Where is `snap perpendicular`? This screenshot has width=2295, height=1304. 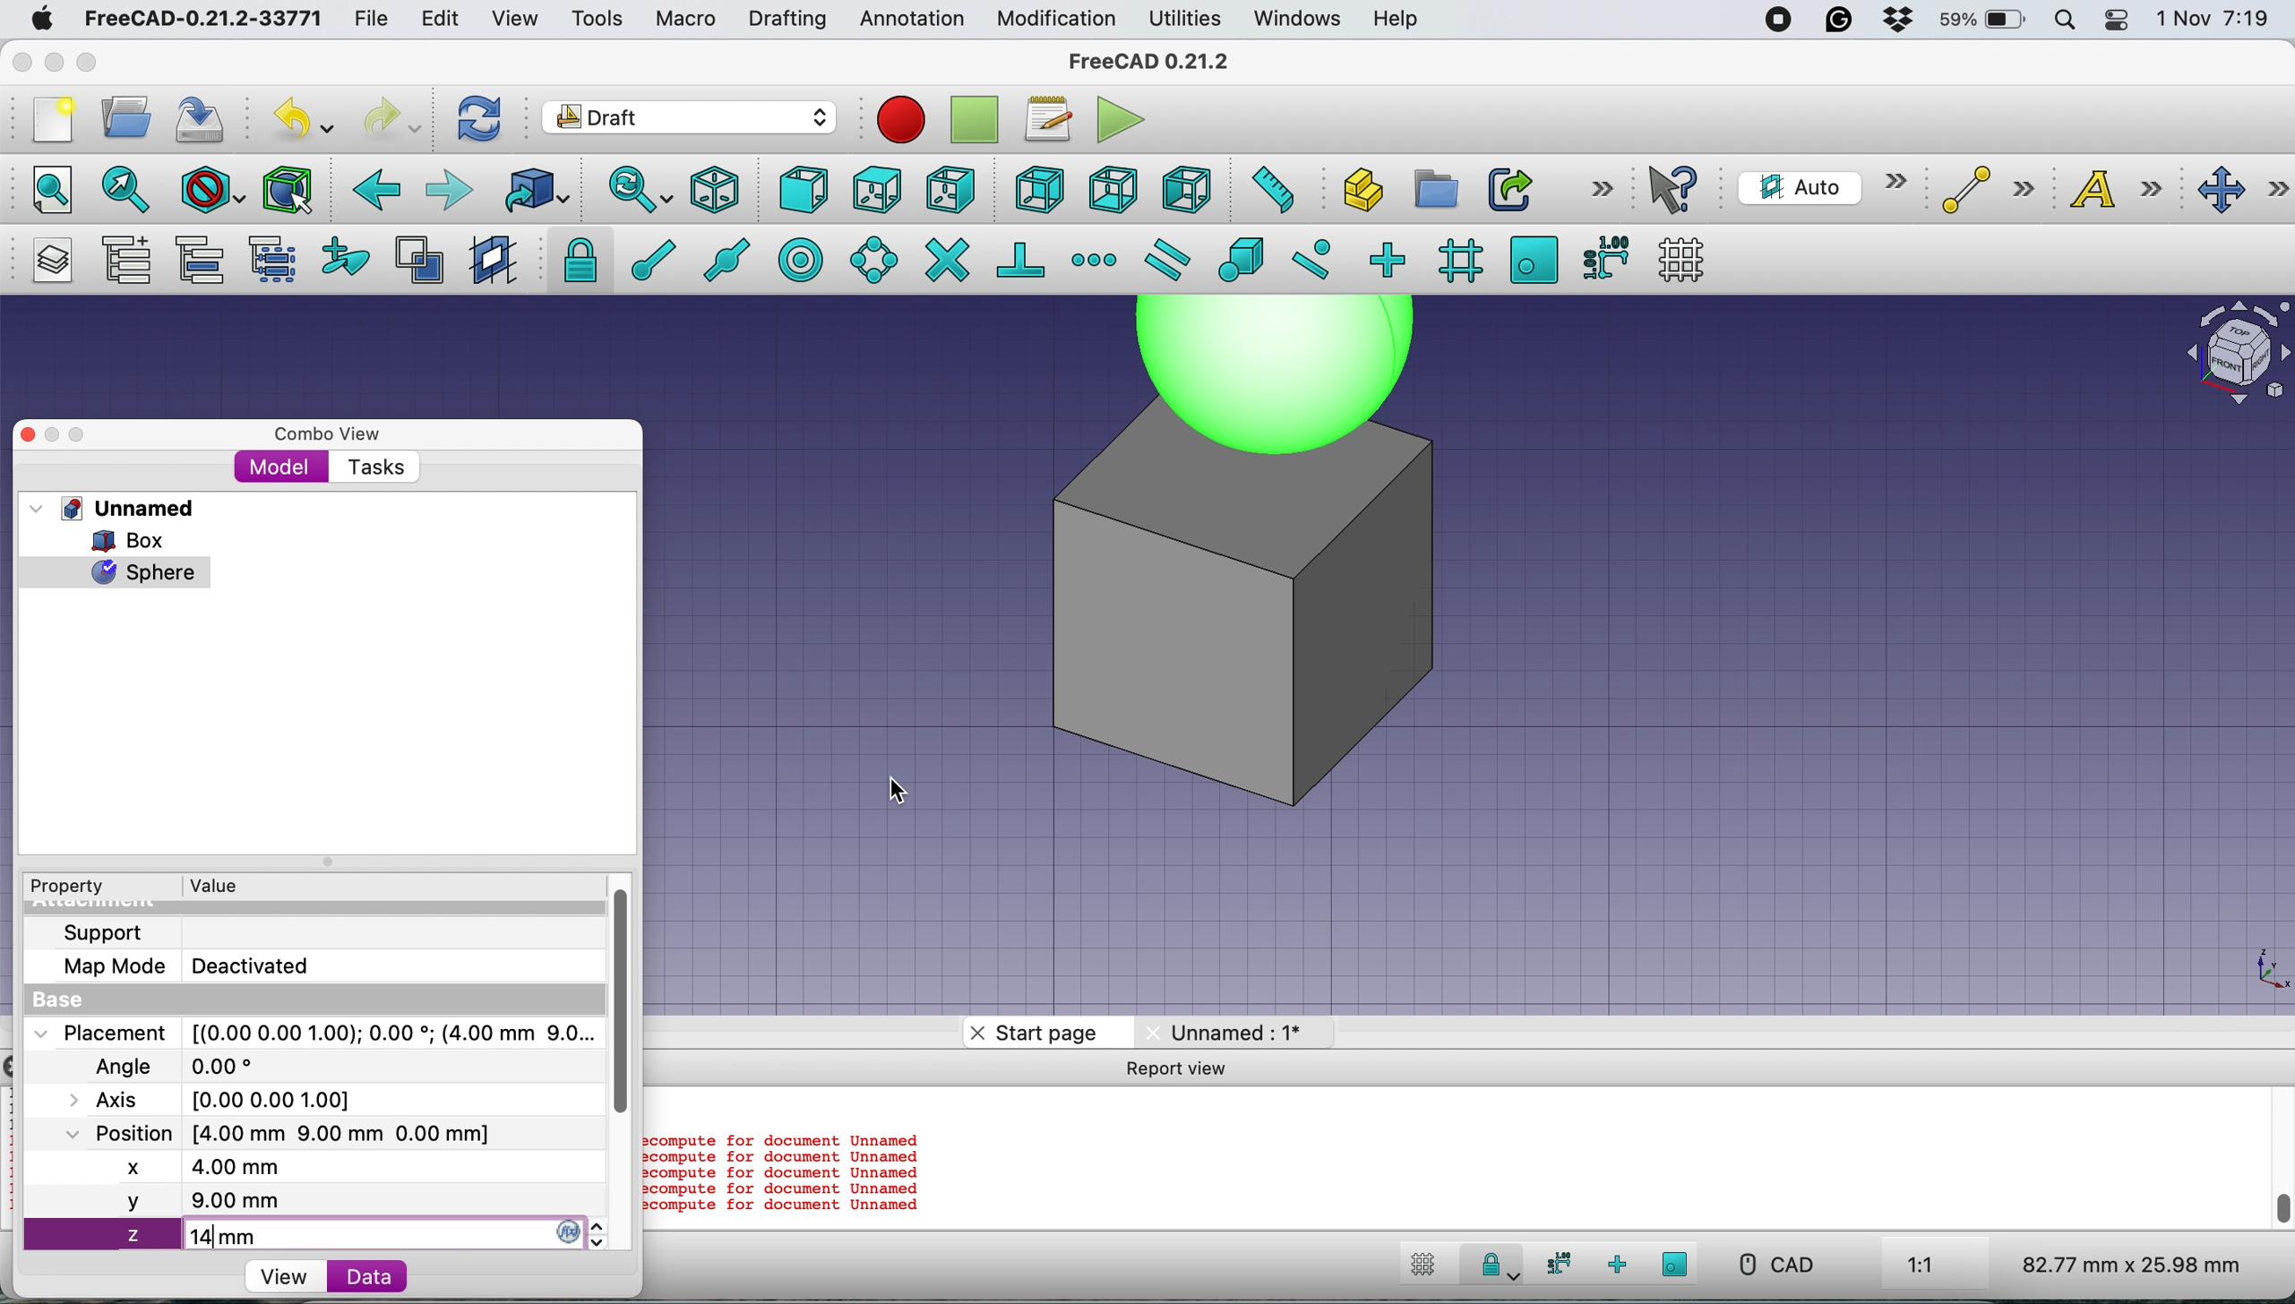
snap perpendicular is located at coordinates (1023, 259).